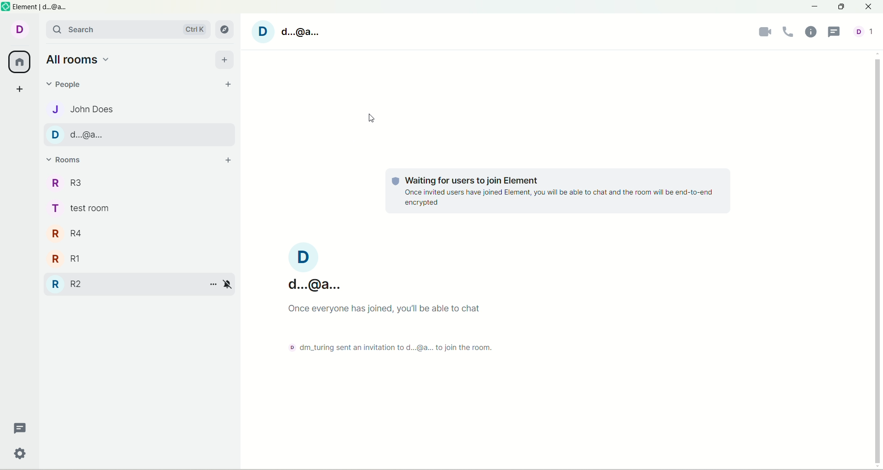  Describe the element at coordinates (86, 210) in the screenshot. I see `test room` at that location.